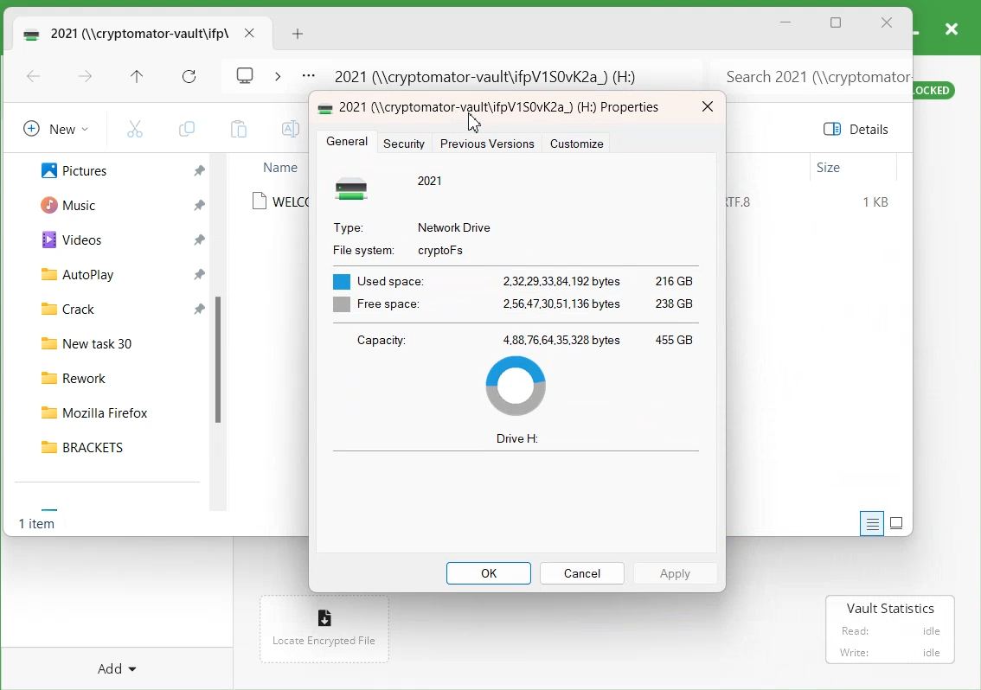 This screenshot has height=690, width=981. I want to click on Vault Statistics, so click(893, 608).